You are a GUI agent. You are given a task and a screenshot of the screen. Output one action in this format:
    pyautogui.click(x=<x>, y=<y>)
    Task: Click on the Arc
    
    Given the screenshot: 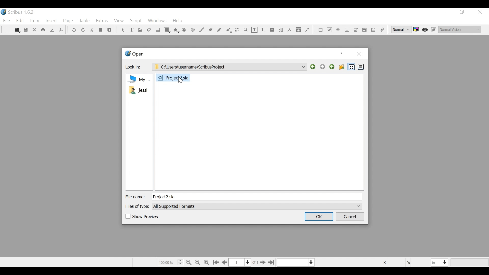 What is the action you would take?
    pyautogui.click(x=184, y=30)
    